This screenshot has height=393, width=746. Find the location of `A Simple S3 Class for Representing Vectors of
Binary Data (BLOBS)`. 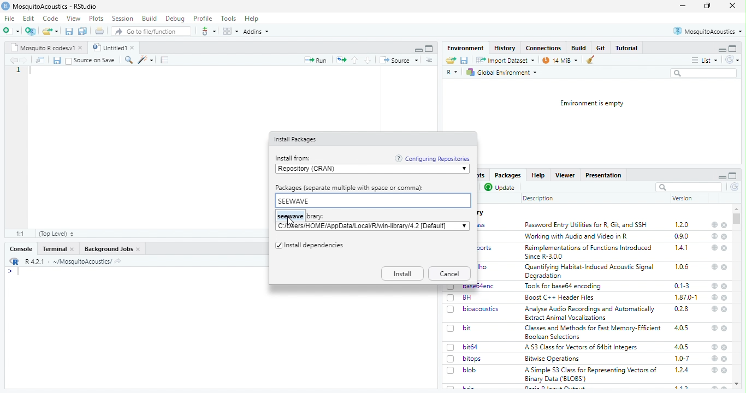

A Simple S3 Class for Representing Vectors of
Binary Data (BLOBS) is located at coordinates (591, 375).